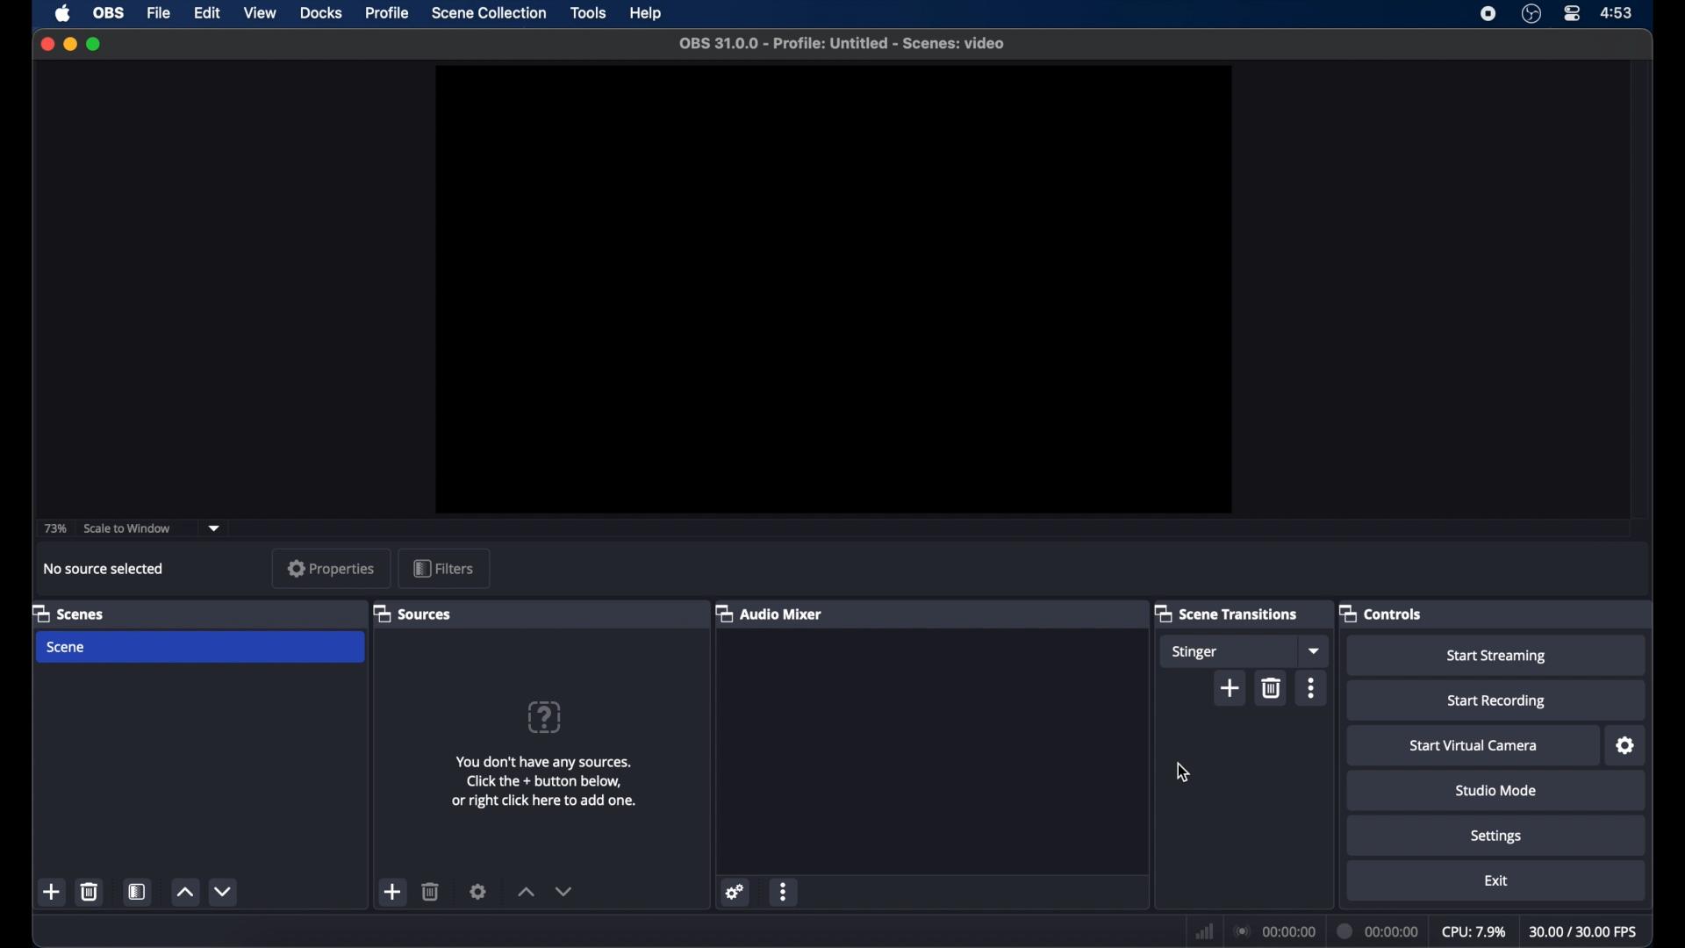  I want to click on decrement, so click(563, 891).